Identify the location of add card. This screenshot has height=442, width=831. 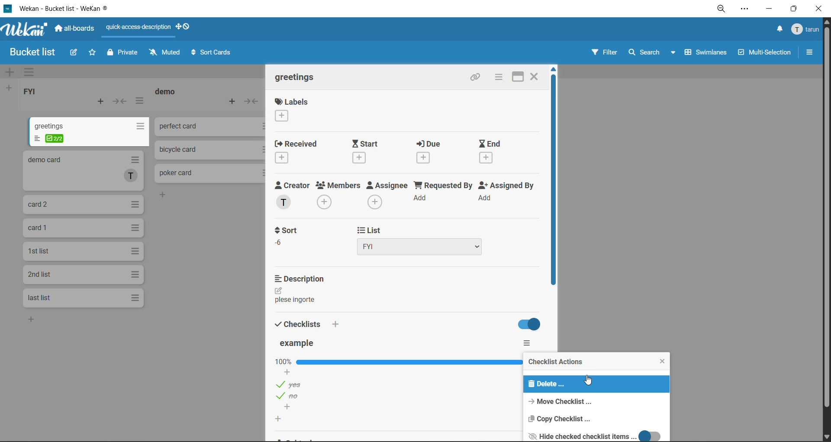
(103, 102).